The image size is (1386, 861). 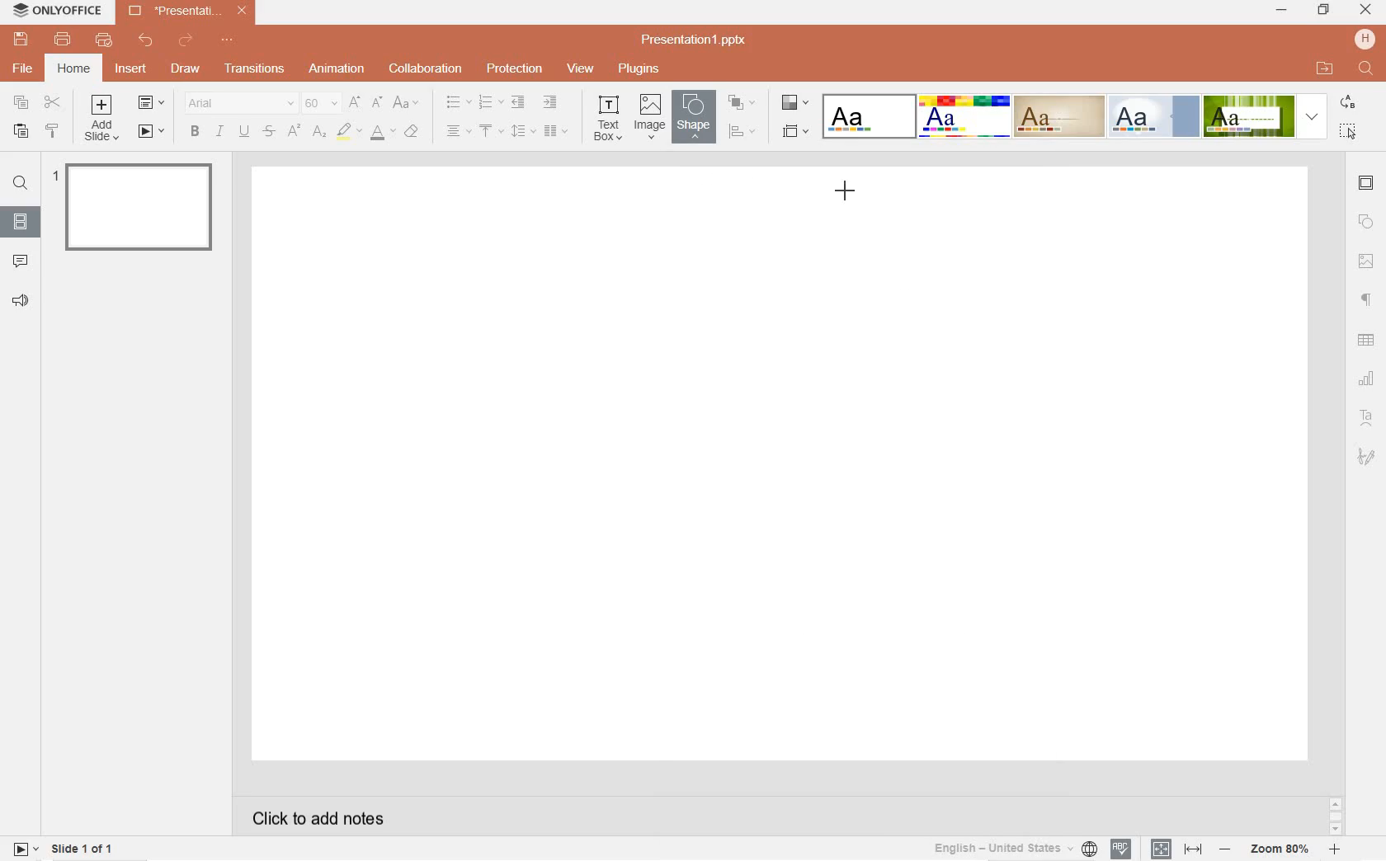 I want to click on slide 1, so click(x=137, y=205).